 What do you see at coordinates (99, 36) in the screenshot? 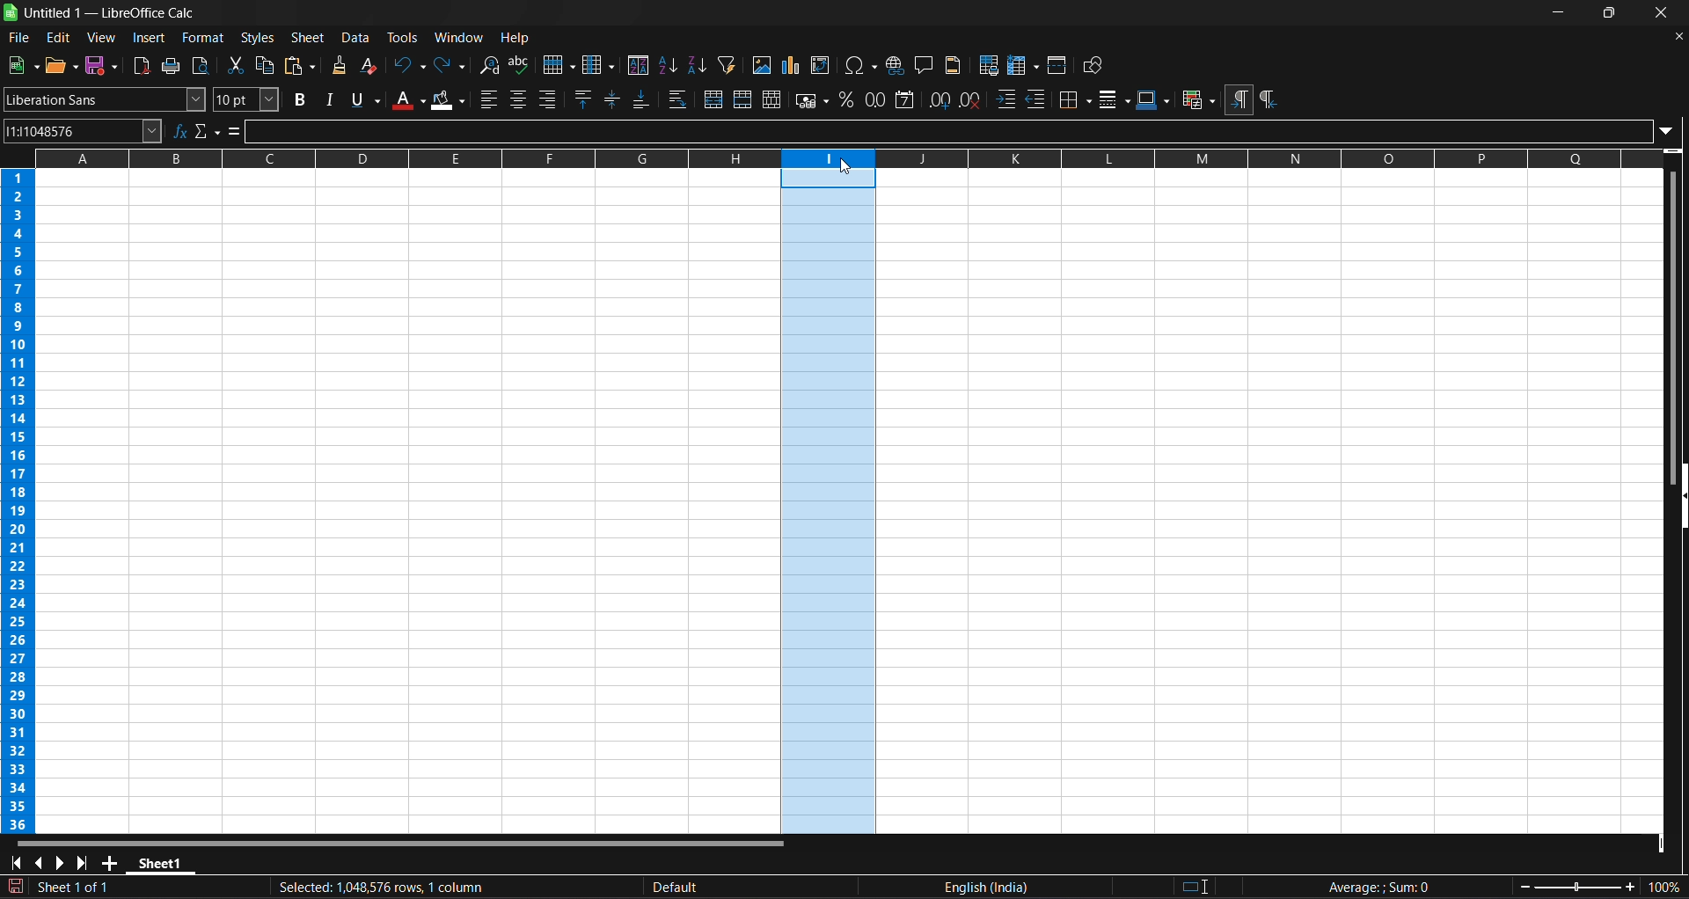
I see `view` at bounding box center [99, 36].